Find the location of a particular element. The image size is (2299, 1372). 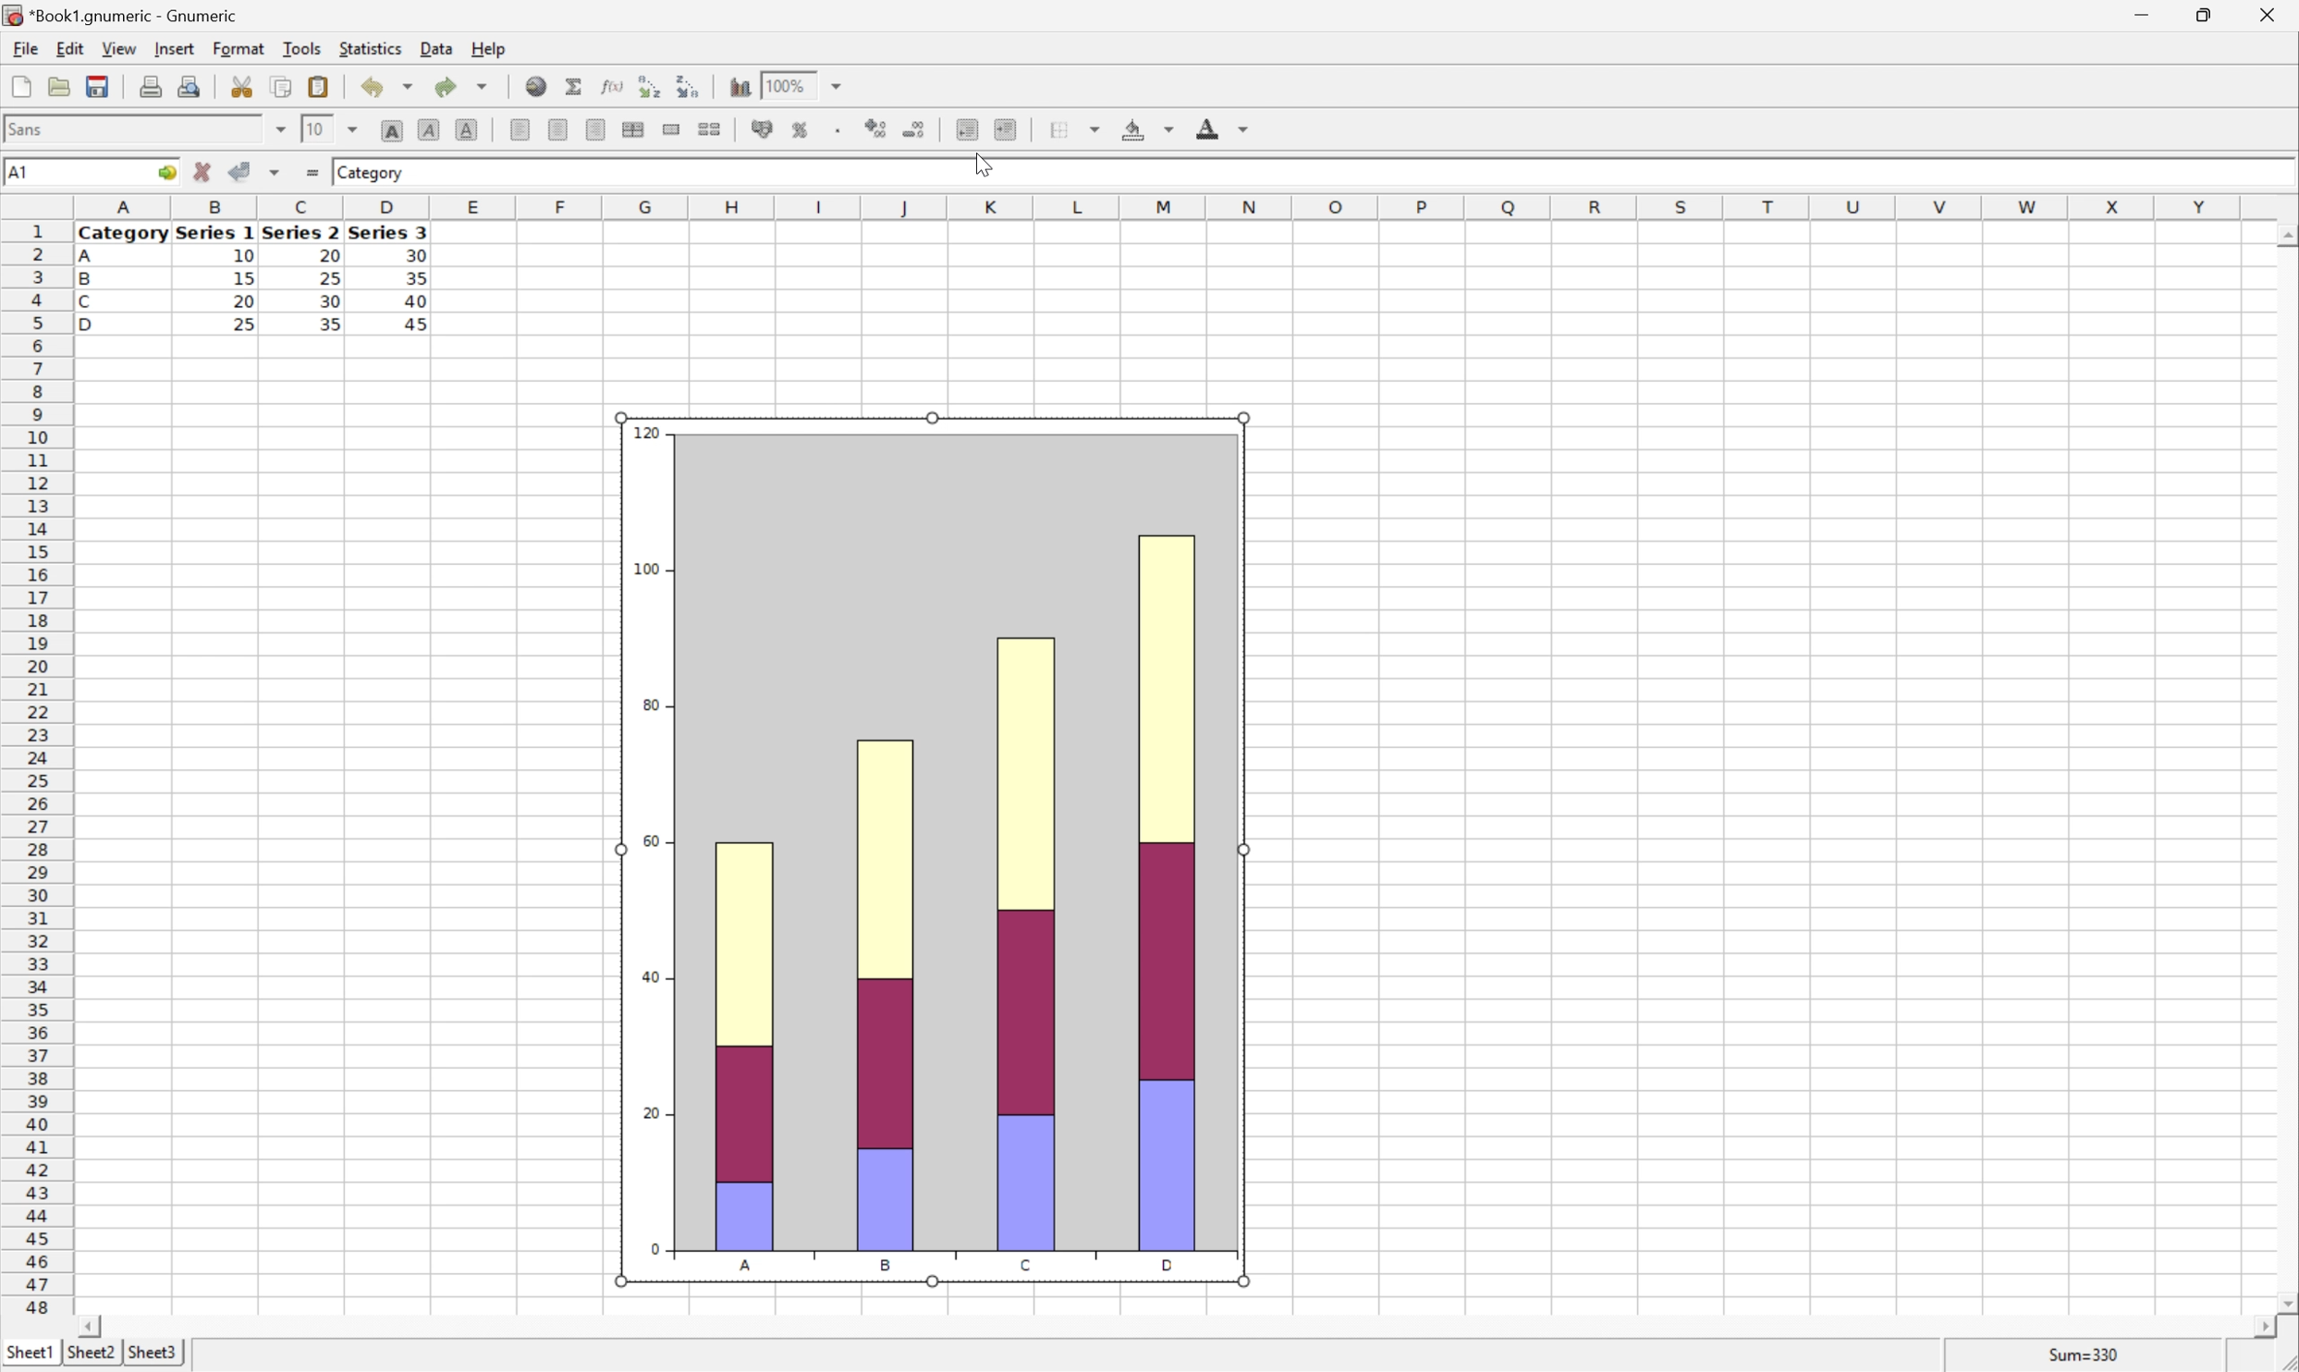

Align Right is located at coordinates (595, 130).